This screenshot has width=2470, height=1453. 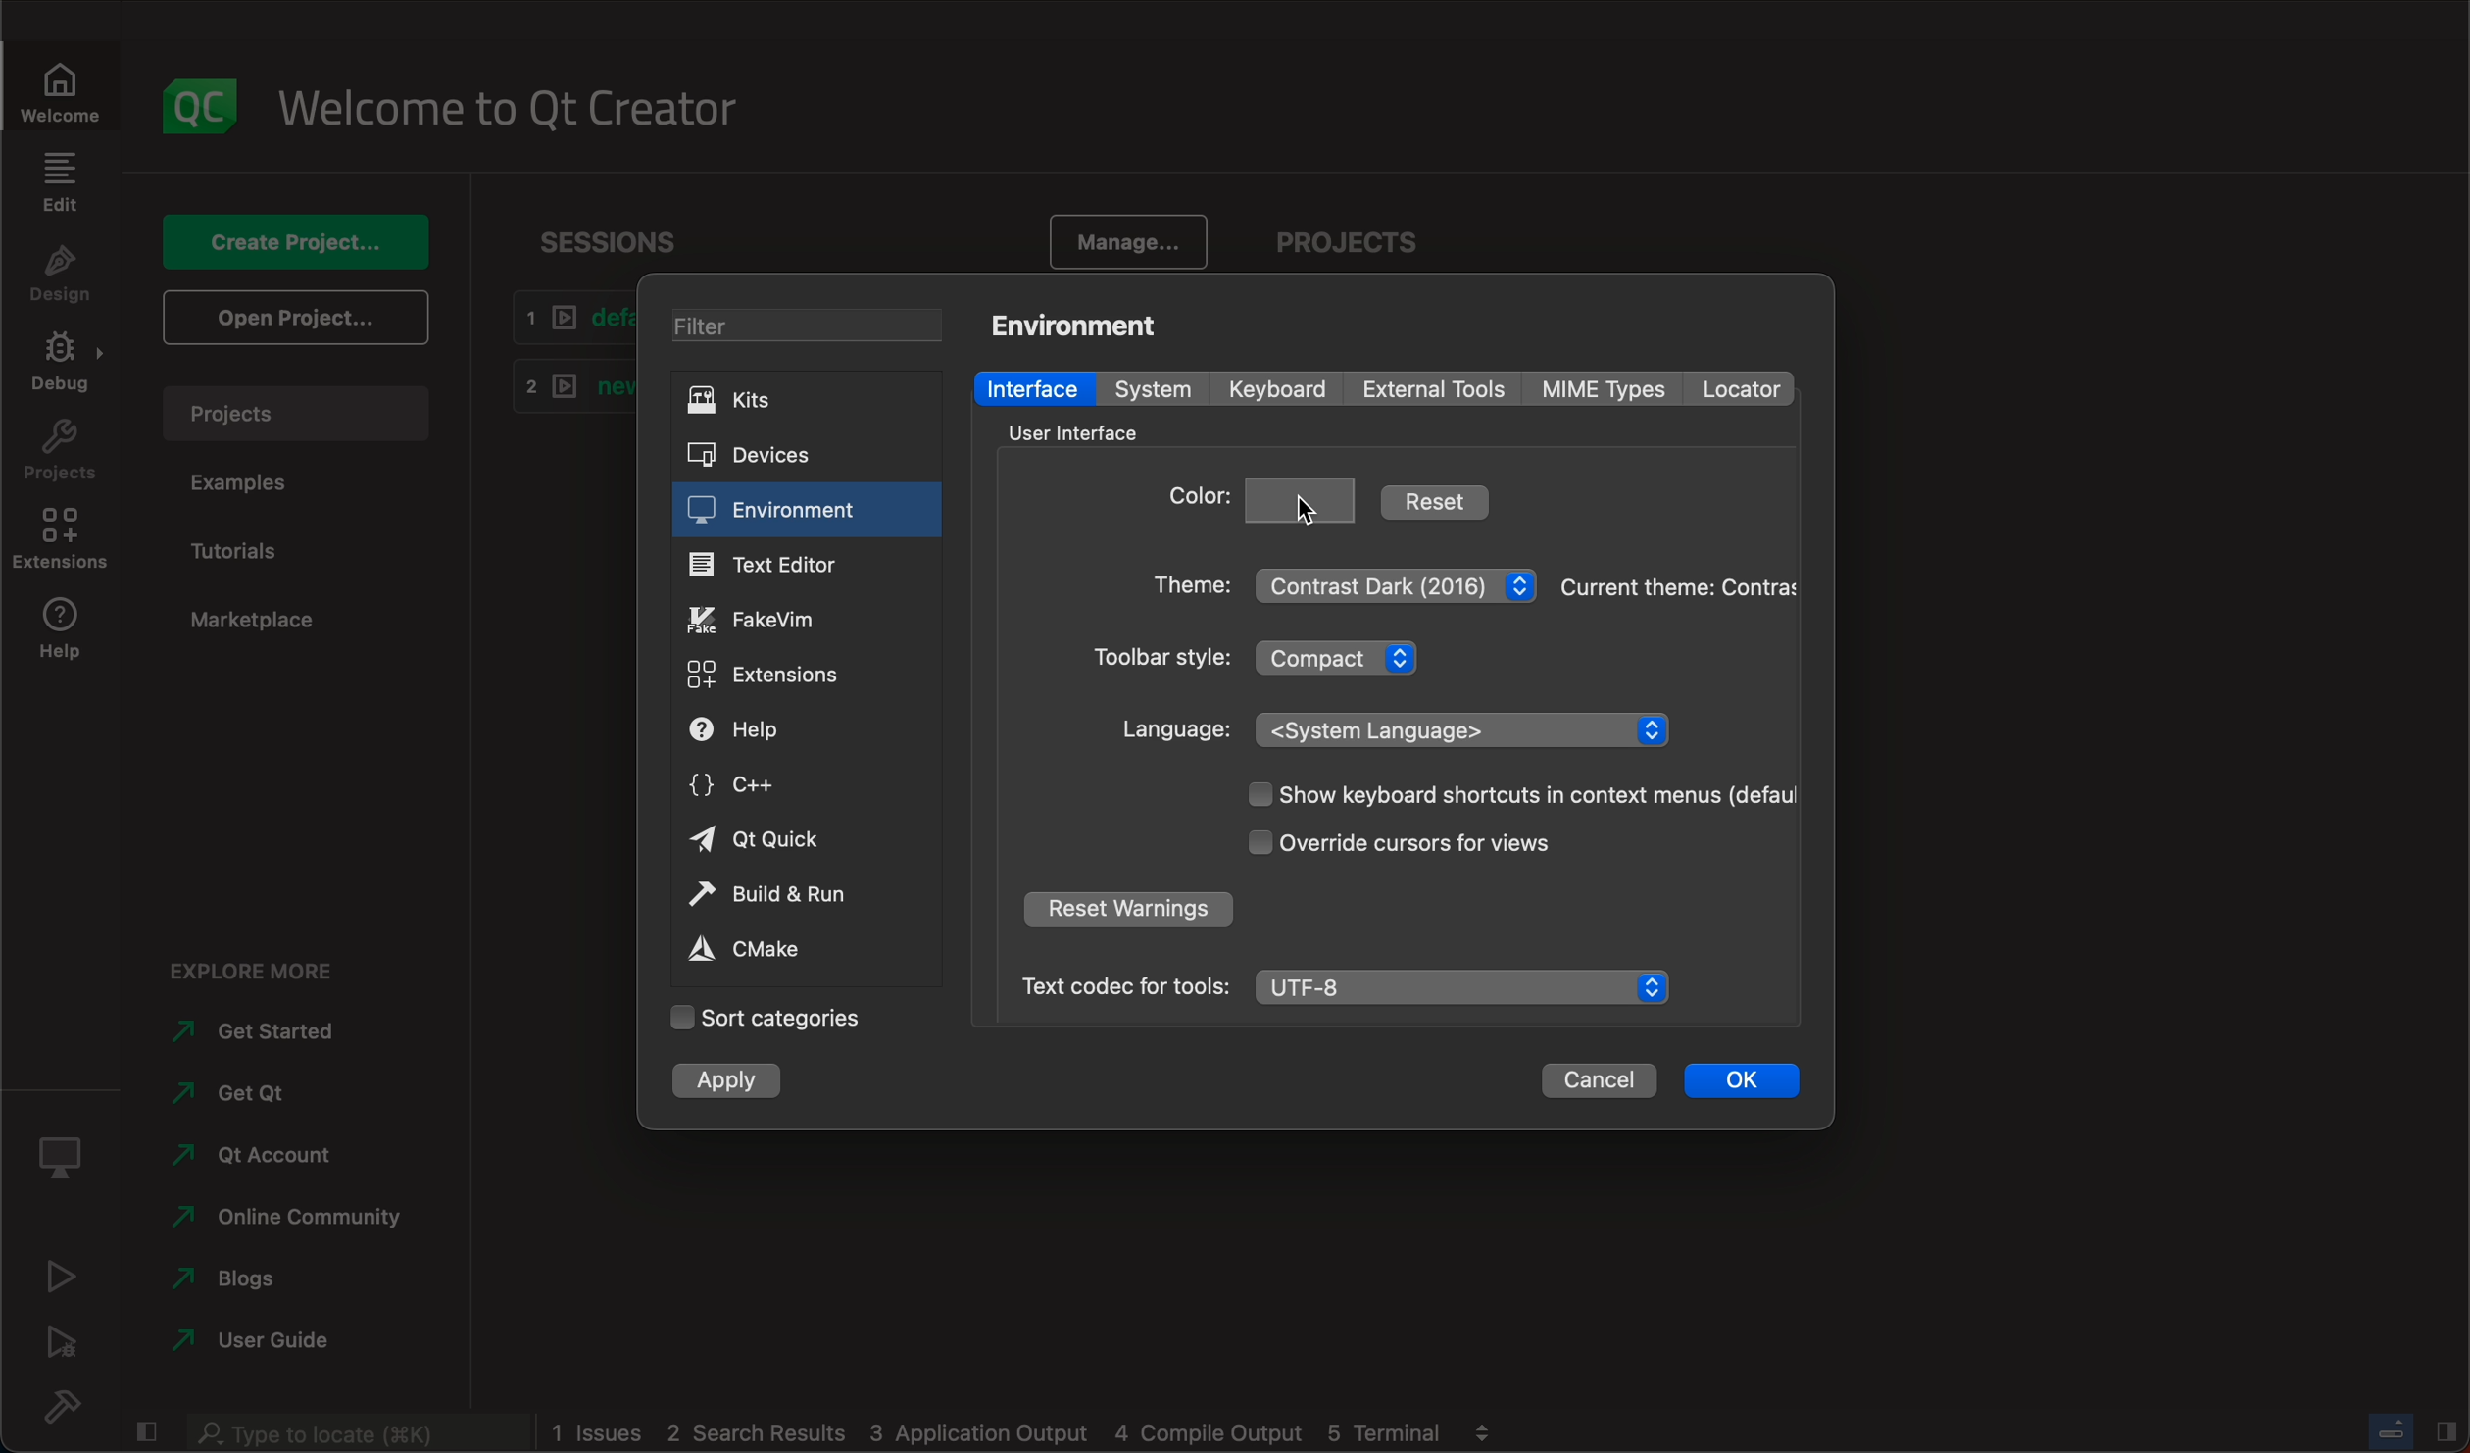 What do you see at coordinates (291, 1213) in the screenshot?
I see `online` at bounding box center [291, 1213].